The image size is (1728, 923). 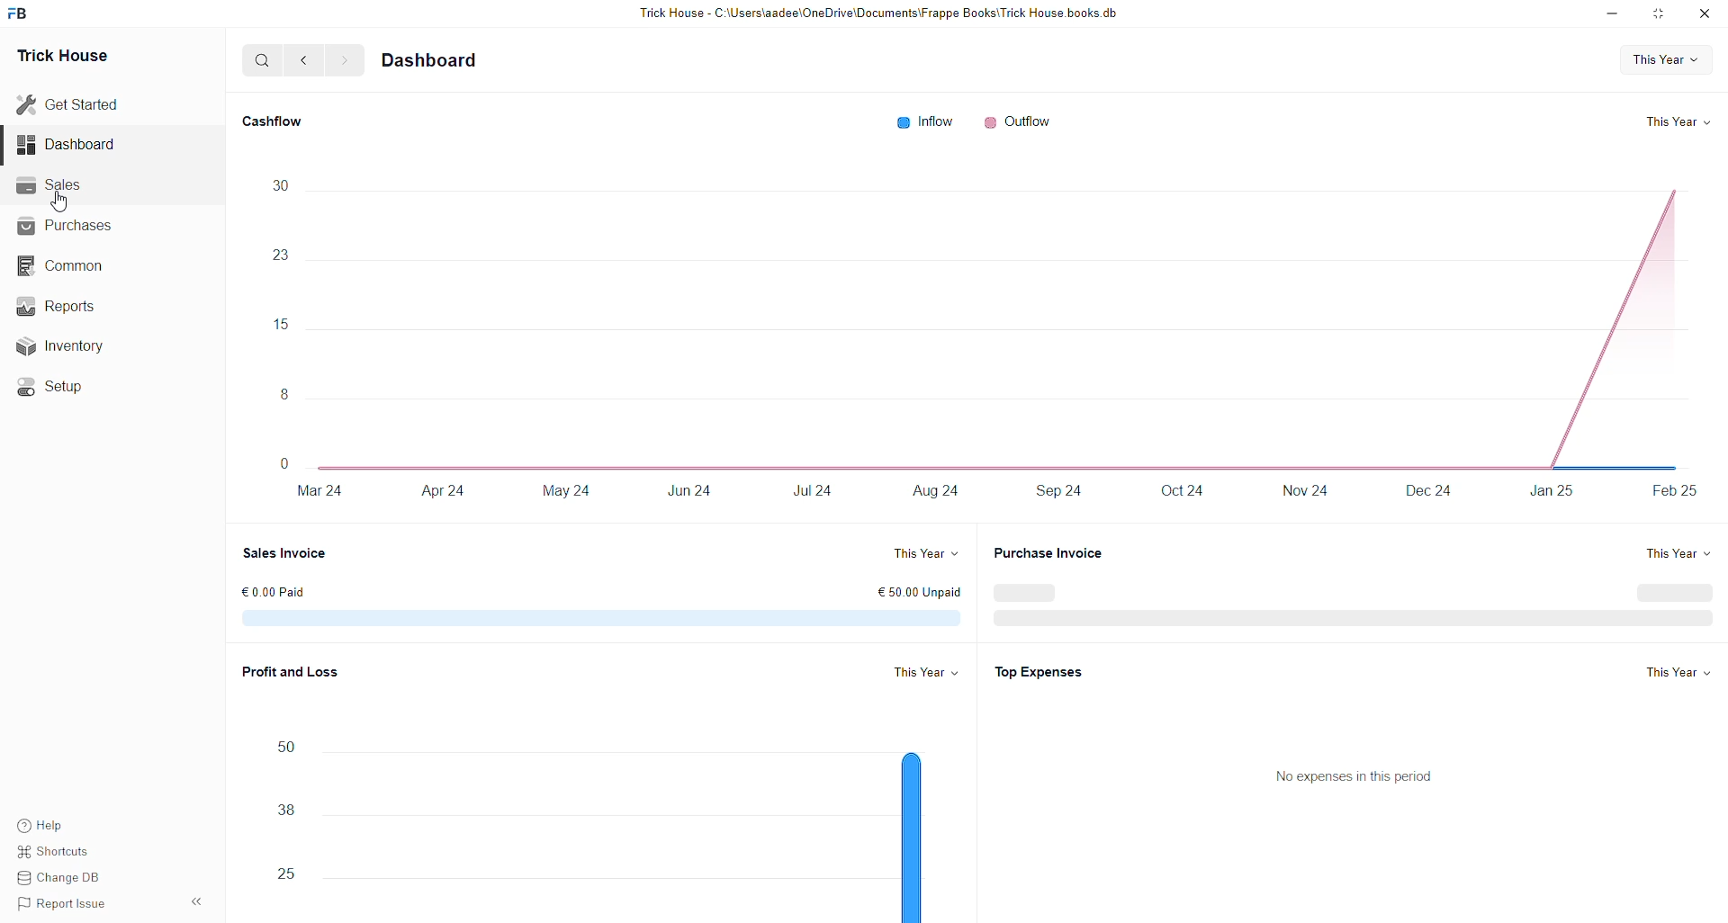 What do you see at coordinates (914, 673) in the screenshot?
I see `This year` at bounding box center [914, 673].